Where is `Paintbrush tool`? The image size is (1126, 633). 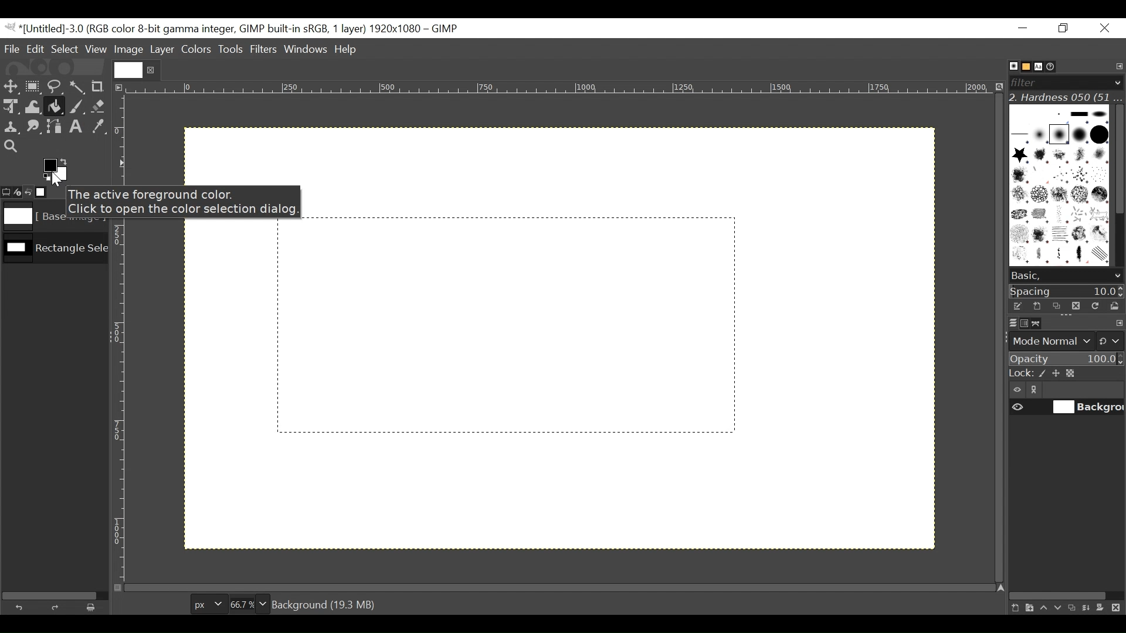
Paintbrush tool is located at coordinates (77, 108).